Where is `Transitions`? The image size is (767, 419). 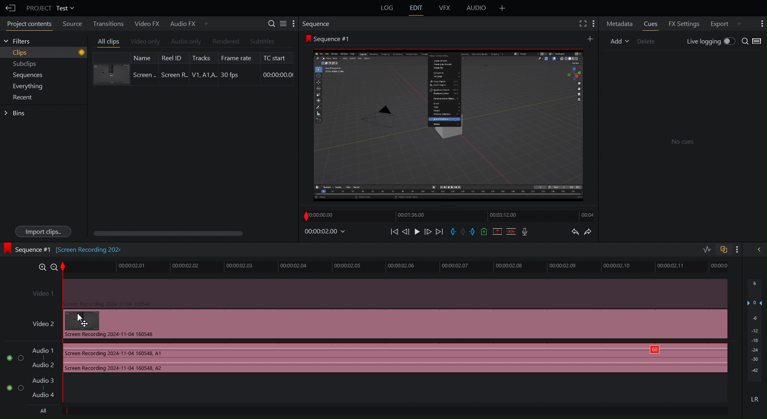 Transitions is located at coordinates (109, 23).